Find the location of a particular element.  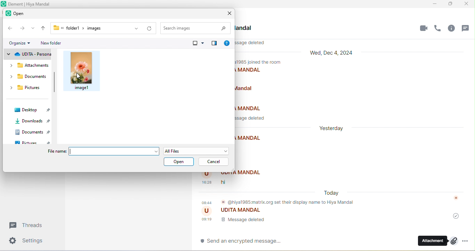

wed, dec 4,2024 is located at coordinates (334, 54).